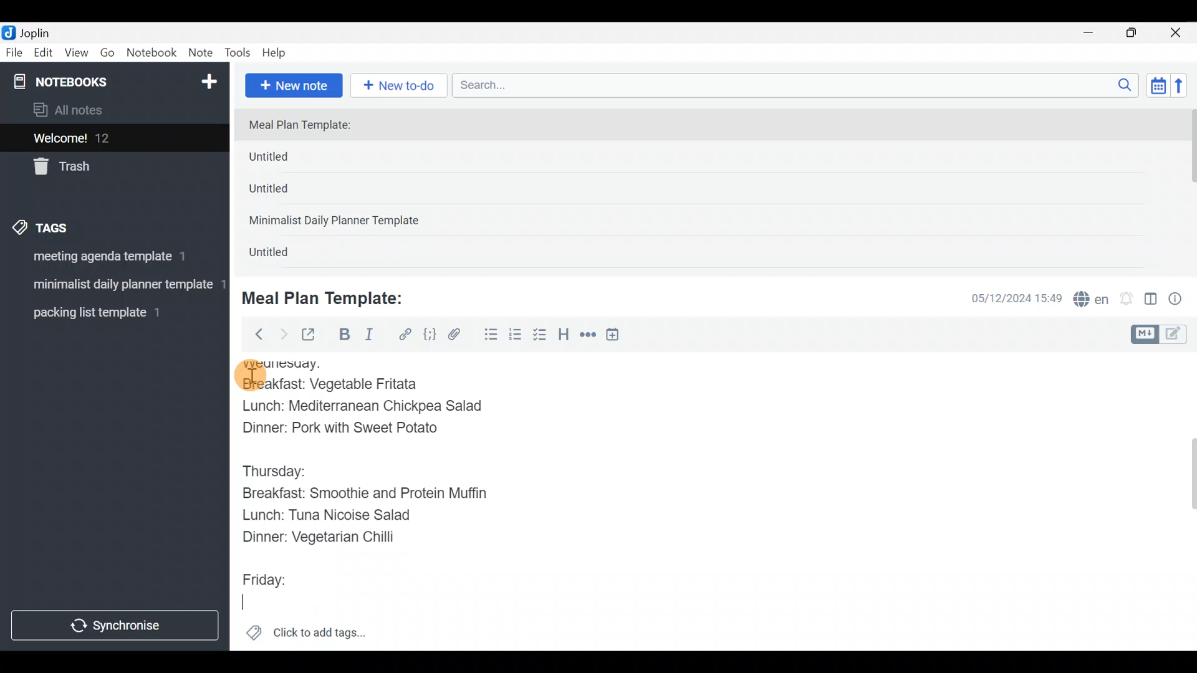 This screenshot has width=1197, height=673. Describe the element at coordinates (1184, 501) in the screenshot. I see `Scroll bar` at that location.